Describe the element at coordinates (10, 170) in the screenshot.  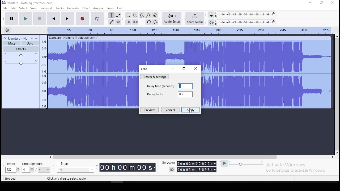
I see `120` at that location.